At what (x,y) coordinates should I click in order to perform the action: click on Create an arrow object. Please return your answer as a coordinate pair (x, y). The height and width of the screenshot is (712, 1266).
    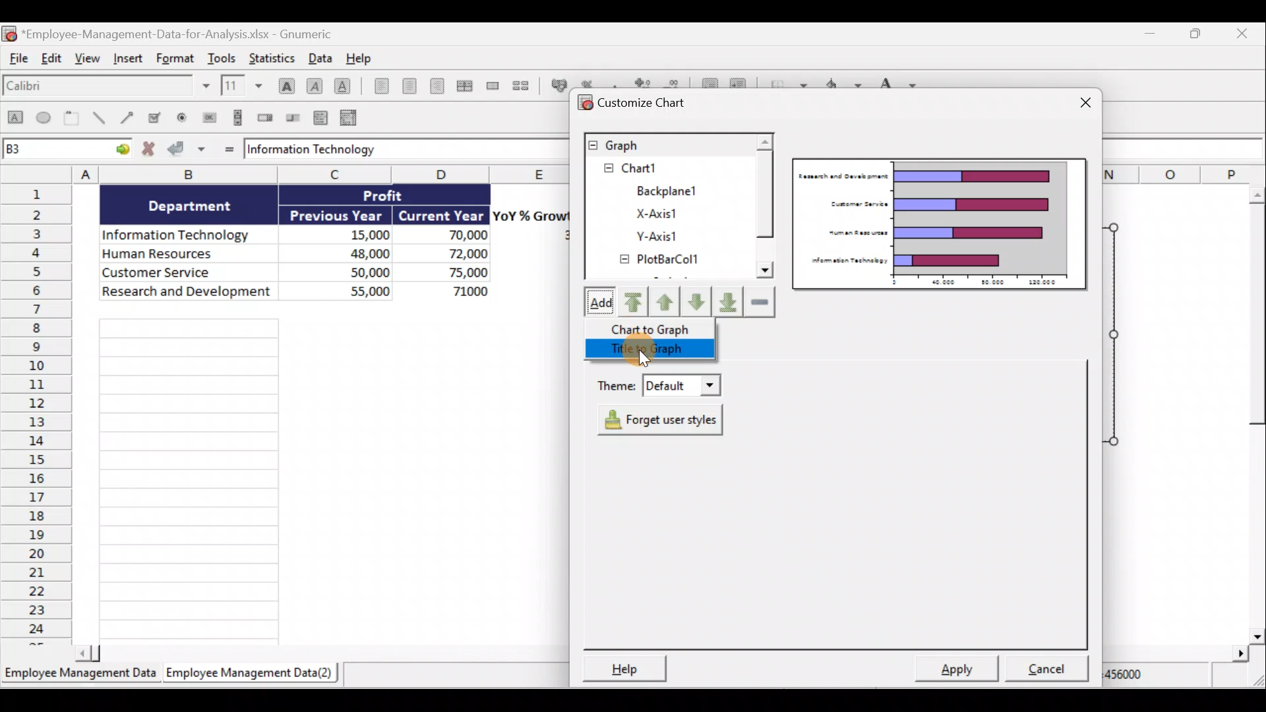
    Looking at the image, I should click on (129, 119).